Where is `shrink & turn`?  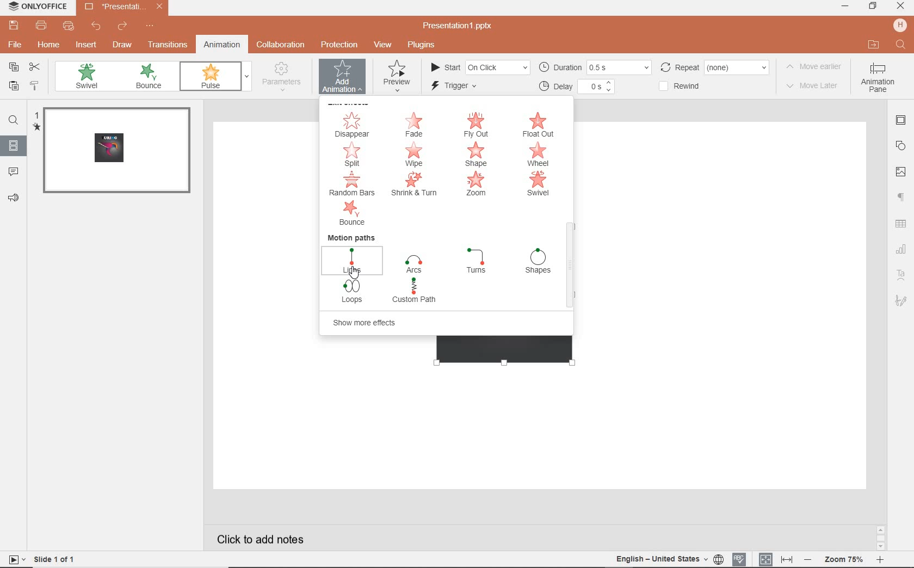
shrink & turn is located at coordinates (415, 184).